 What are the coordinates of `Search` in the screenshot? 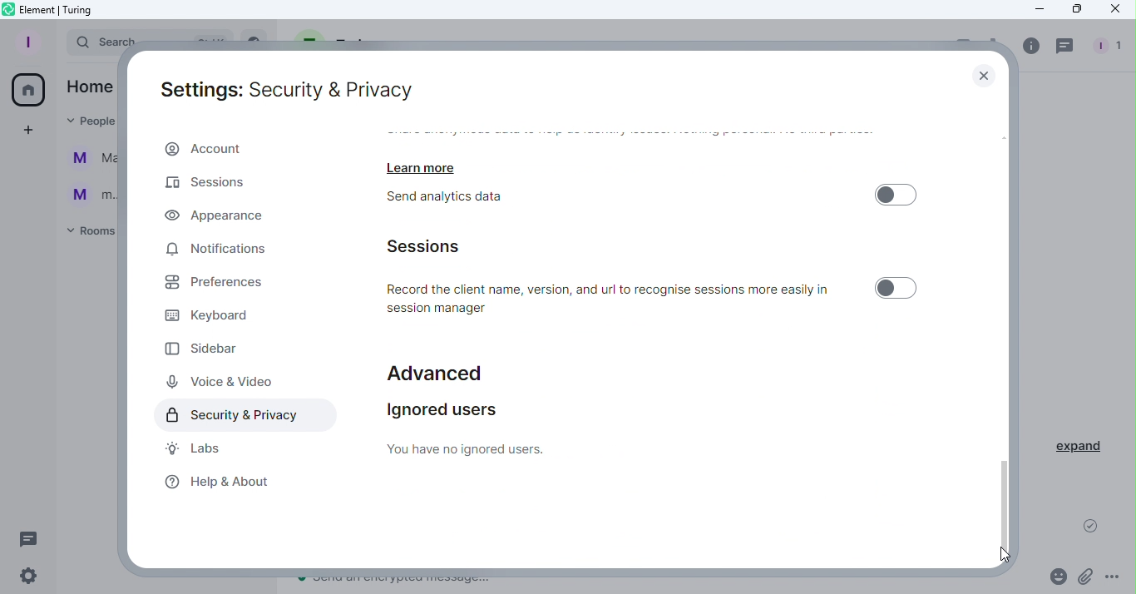 It's located at (91, 43).